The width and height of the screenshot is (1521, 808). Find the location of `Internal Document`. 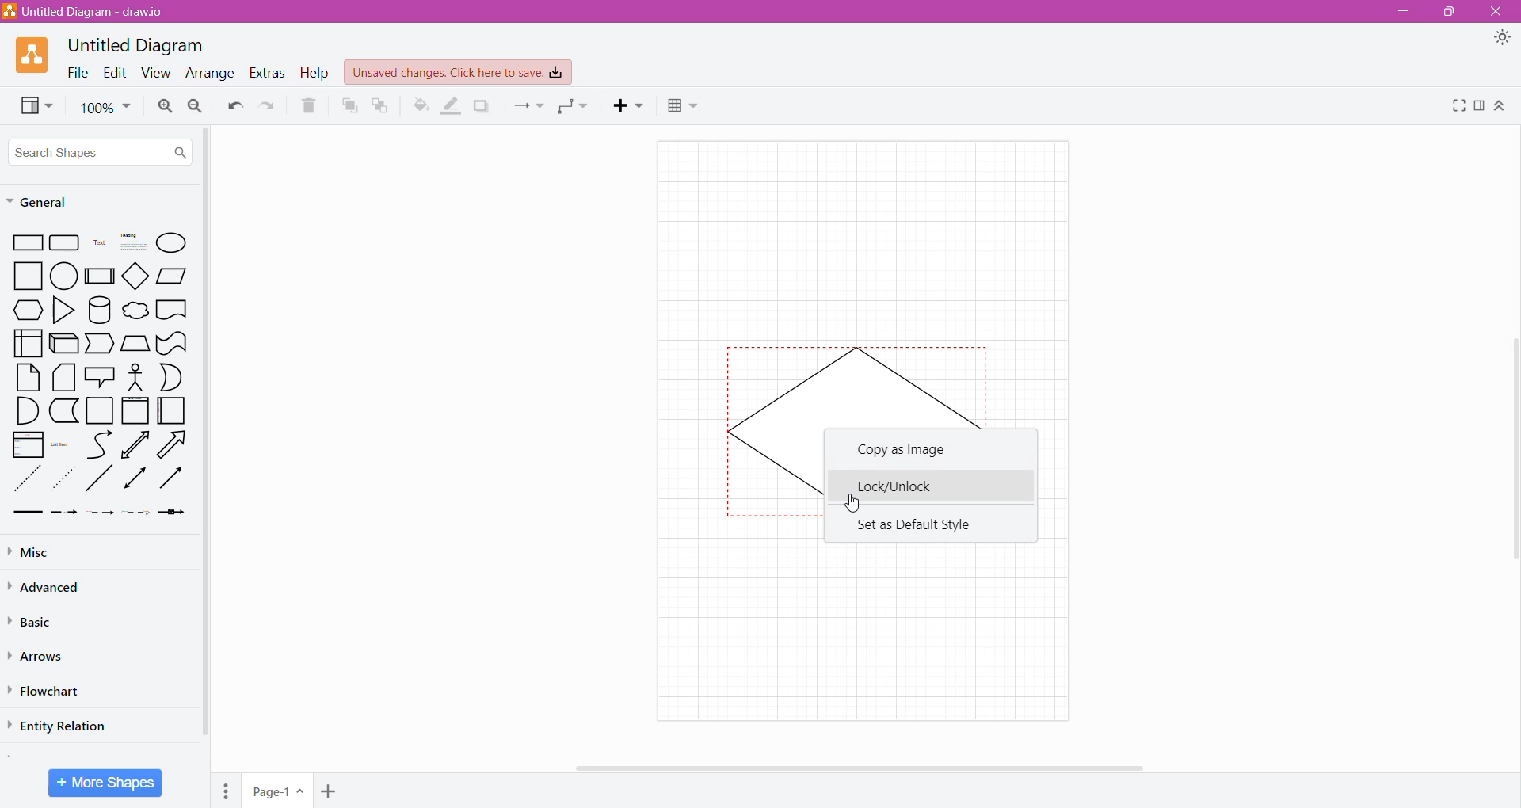

Internal Document is located at coordinates (27, 341).